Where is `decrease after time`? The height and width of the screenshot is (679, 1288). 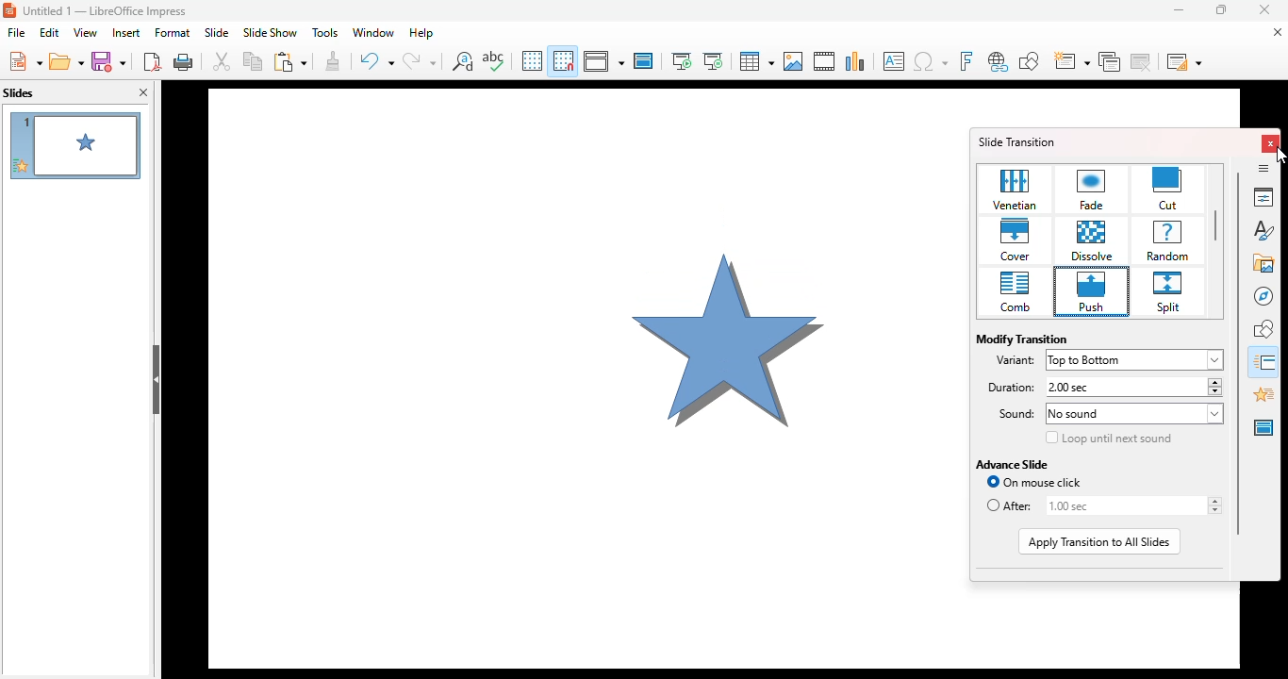 decrease after time is located at coordinates (1214, 511).